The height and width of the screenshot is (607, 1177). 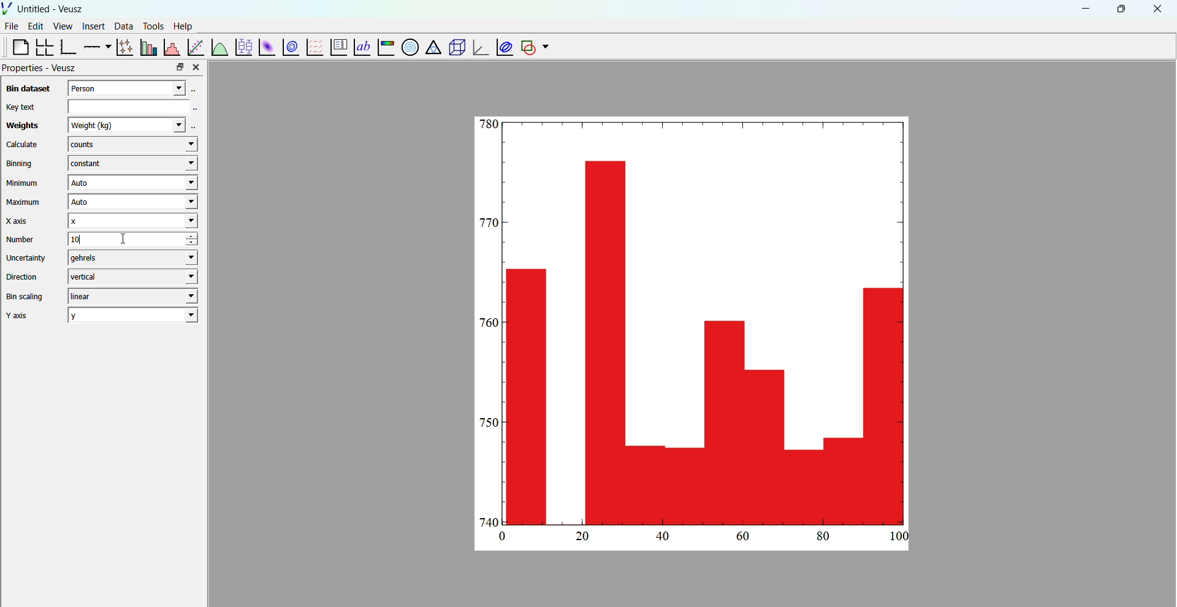 I want to click on histogram added, so click(x=695, y=322).